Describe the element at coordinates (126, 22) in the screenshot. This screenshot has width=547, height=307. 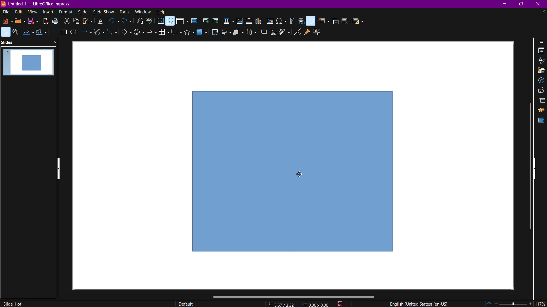
I see `Redo` at that location.